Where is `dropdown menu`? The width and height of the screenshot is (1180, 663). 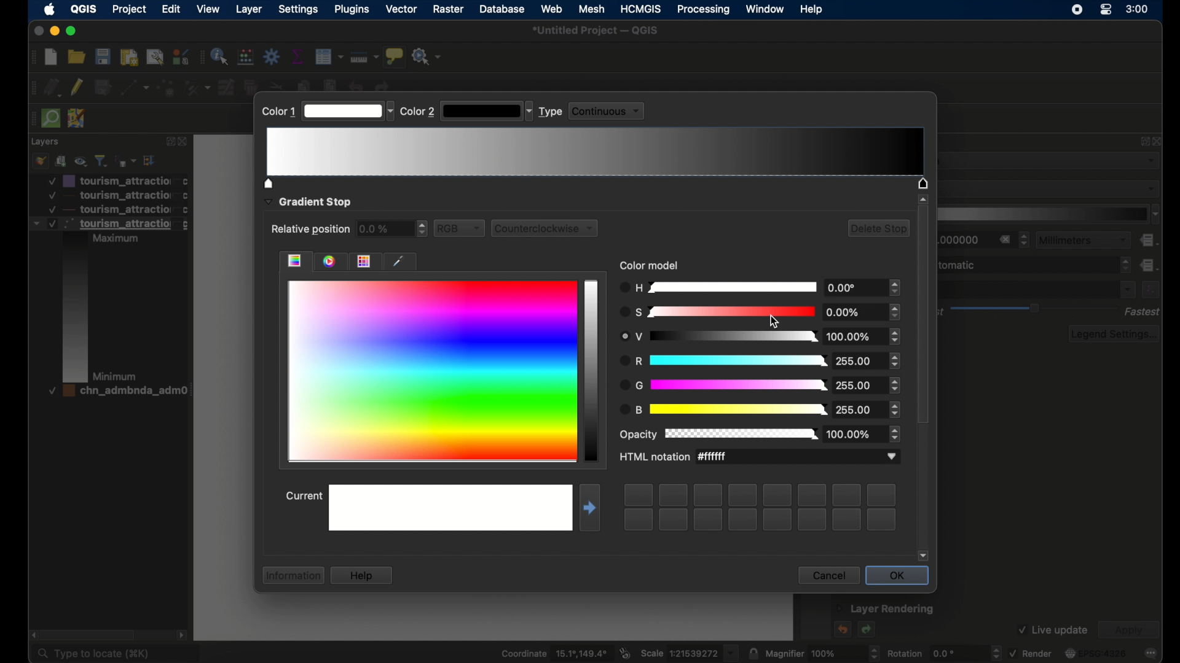 dropdown menu is located at coordinates (1127, 290).